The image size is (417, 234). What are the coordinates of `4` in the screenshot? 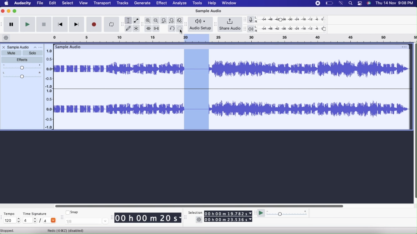 It's located at (31, 221).